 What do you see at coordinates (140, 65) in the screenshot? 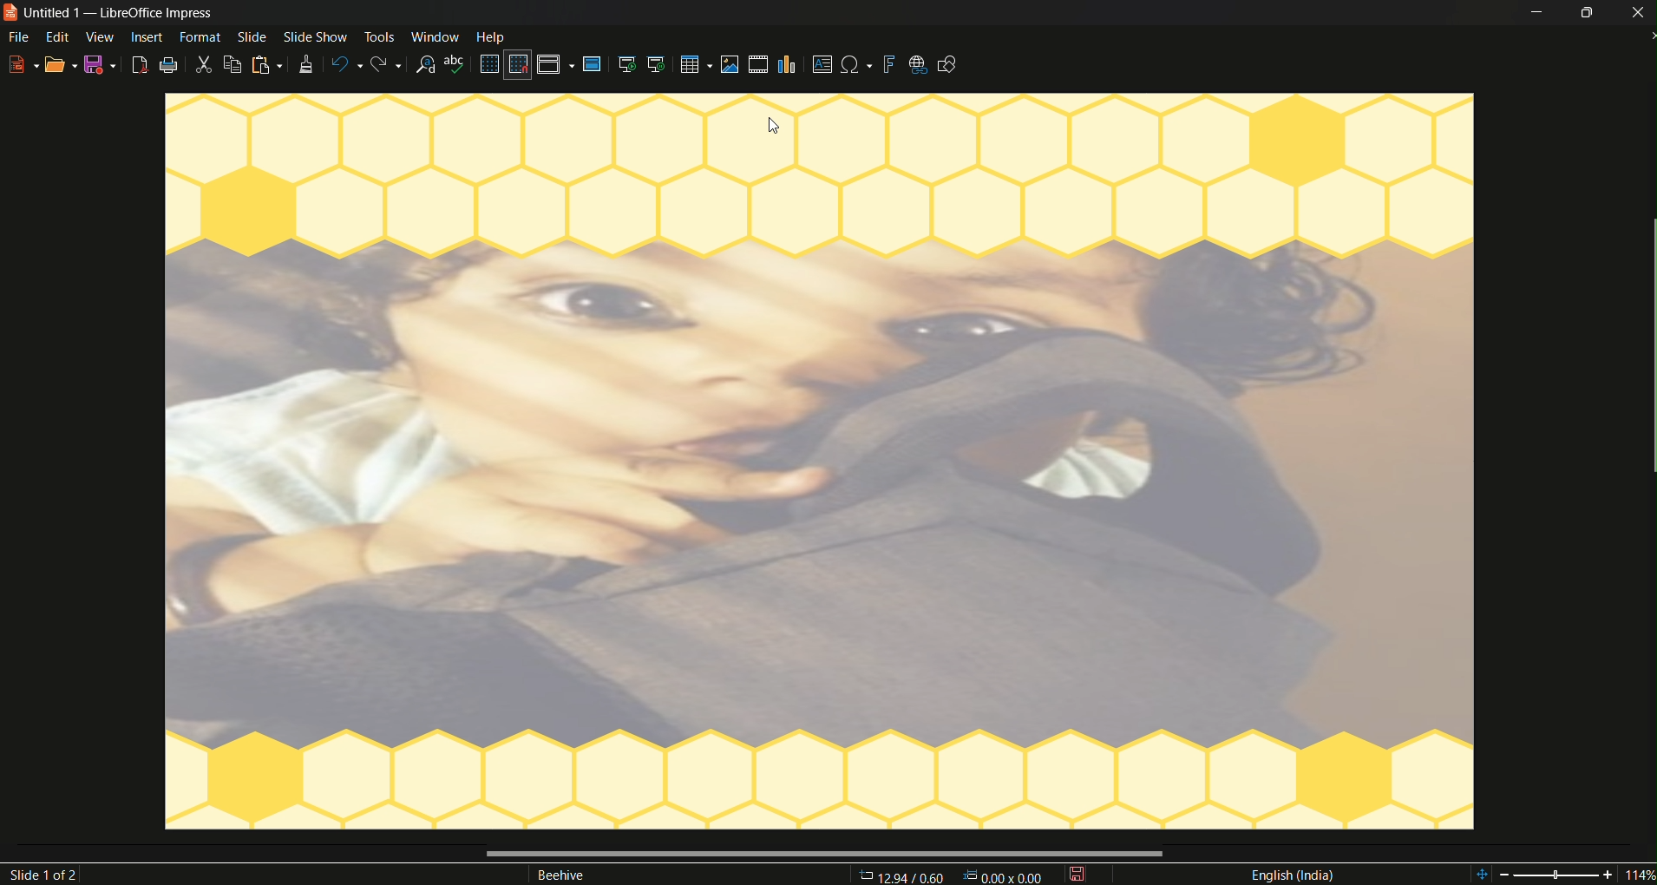
I see `export as pdf` at bounding box center [140, 65].